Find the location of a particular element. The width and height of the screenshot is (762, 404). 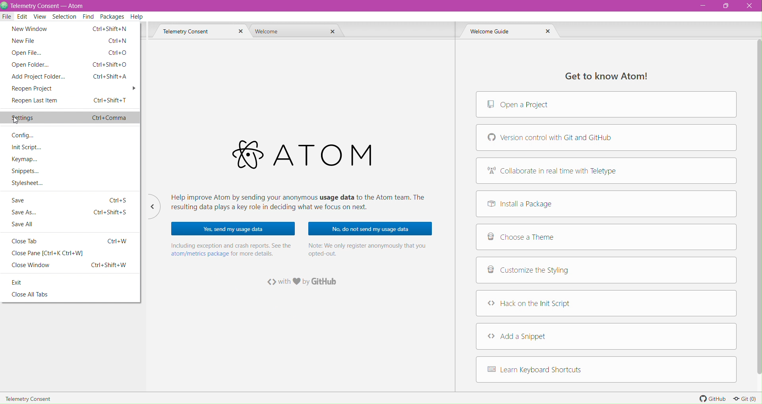

Close is located at coordinates (750, 6).